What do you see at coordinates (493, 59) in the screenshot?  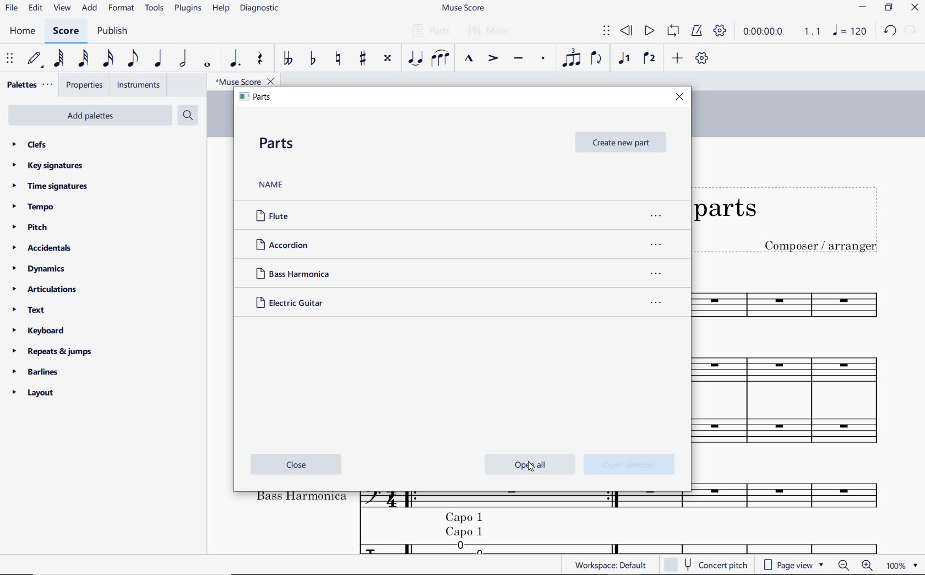 I see `accent` at bounding box center [493, 59].